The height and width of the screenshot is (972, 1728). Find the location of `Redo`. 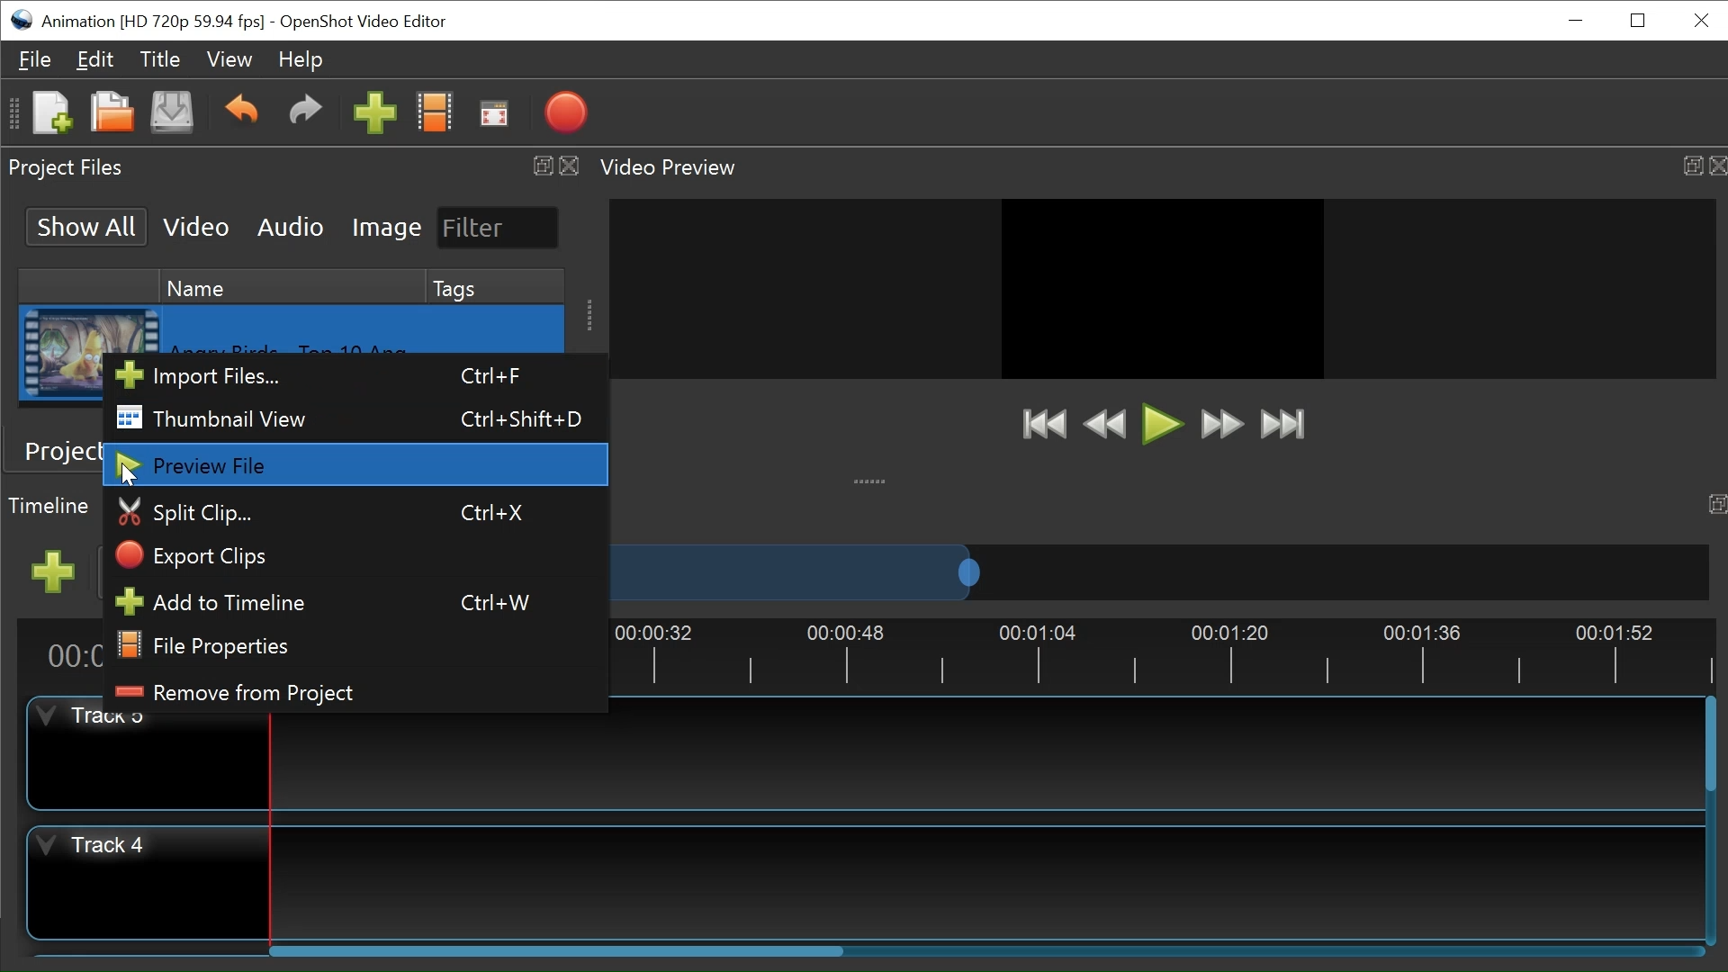

Redo is located at coordinates (301, 110).